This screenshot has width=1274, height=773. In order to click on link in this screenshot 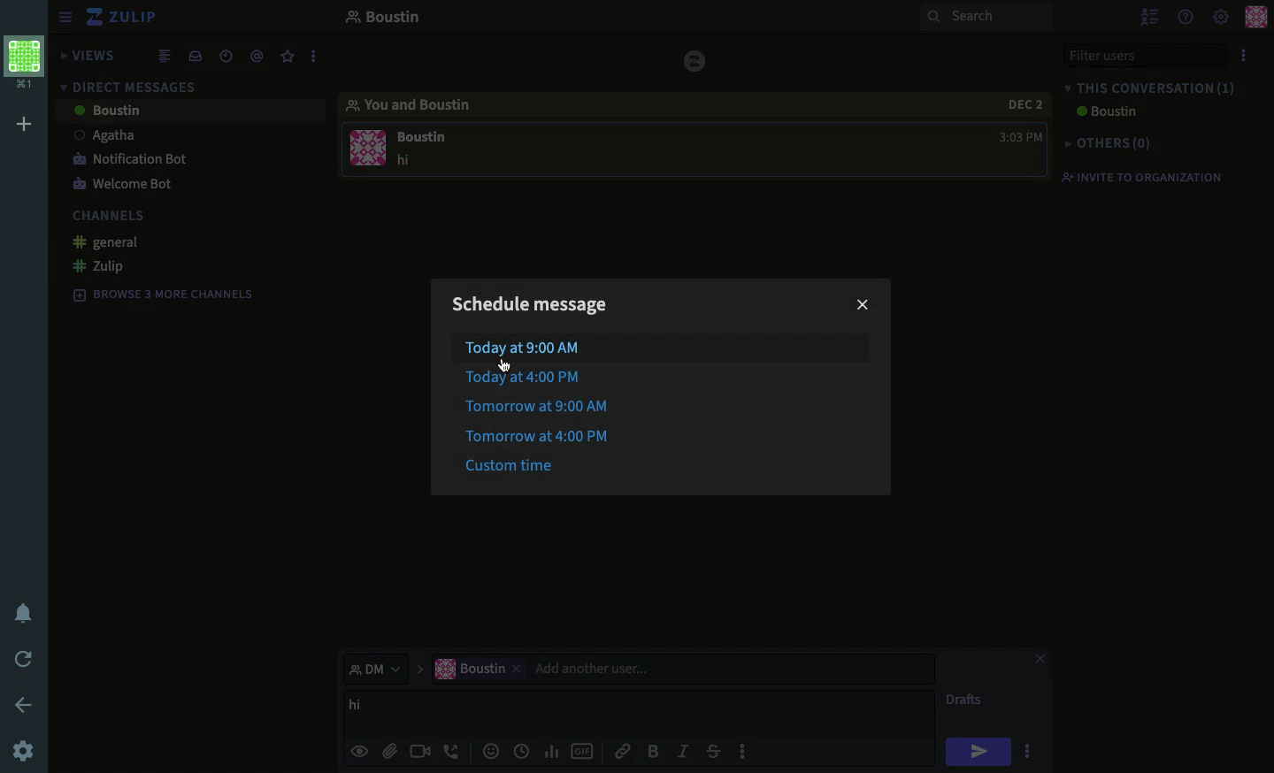, I will do `click(625, 750)`.